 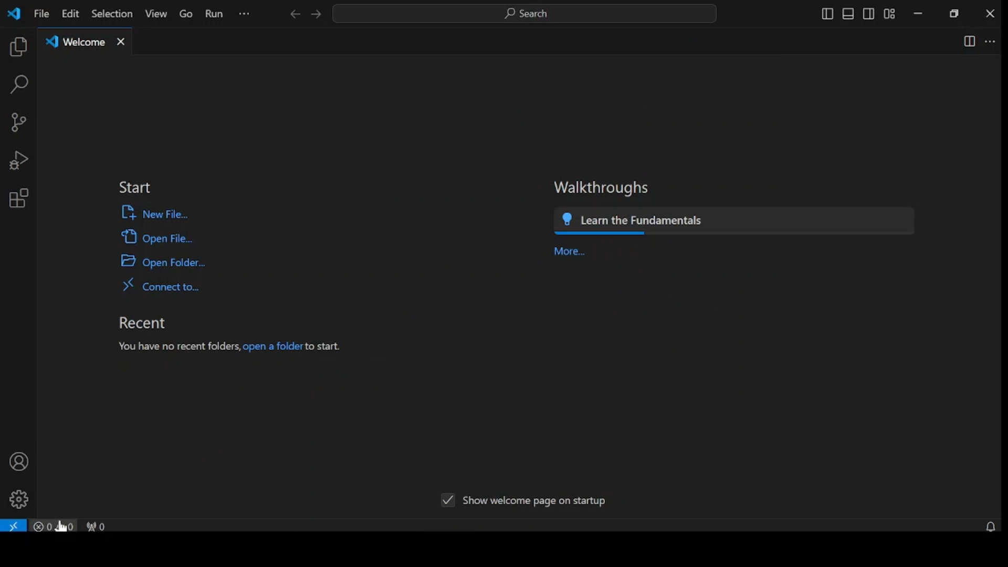 I want to click on new file, so click(x=155, y=212).